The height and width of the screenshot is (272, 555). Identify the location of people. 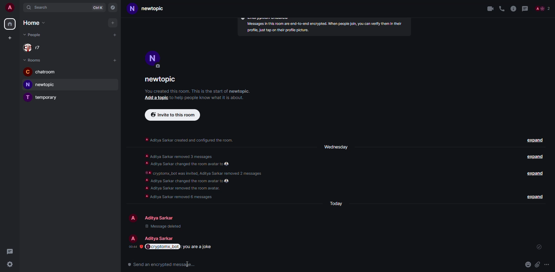
(35, 47).